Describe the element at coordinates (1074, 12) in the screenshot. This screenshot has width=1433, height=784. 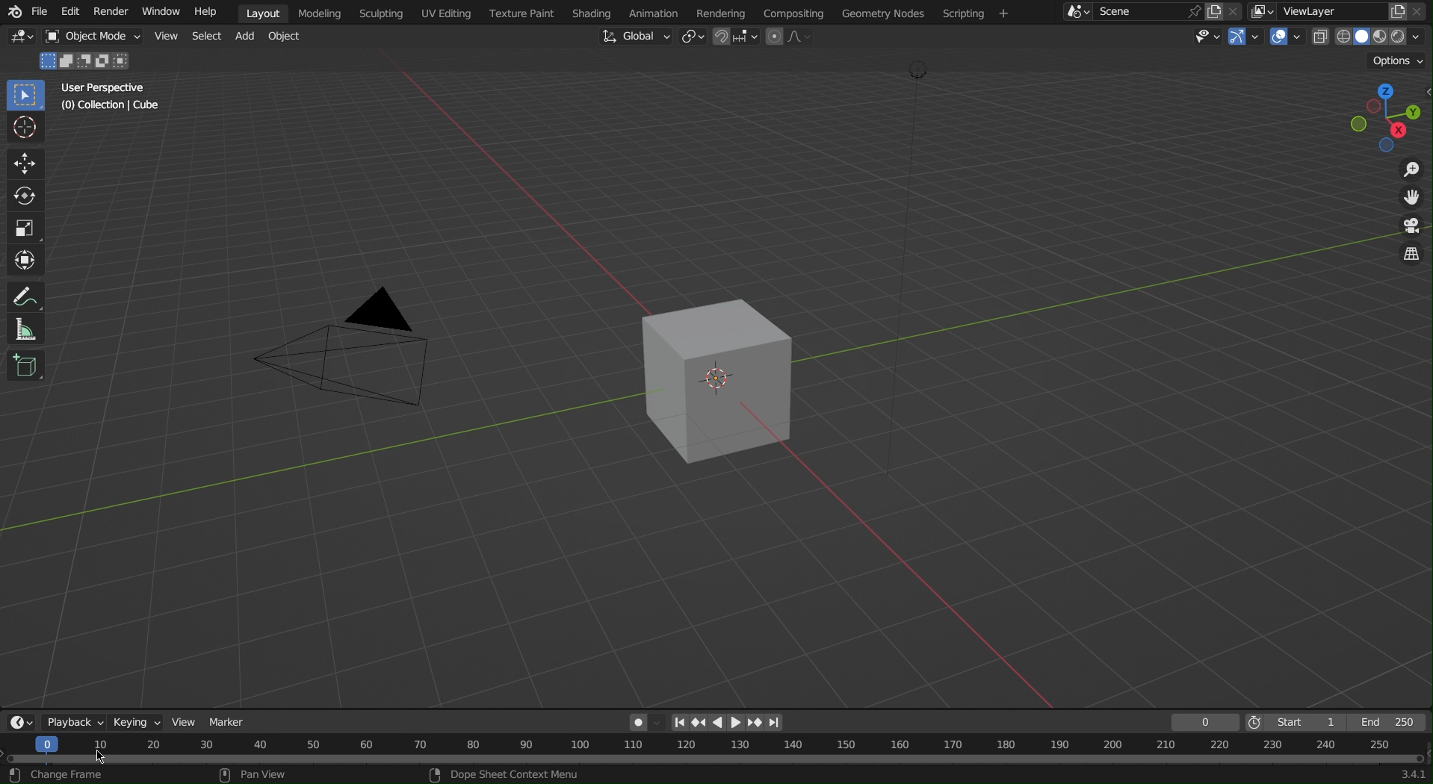
I see `More Scene` at that location.